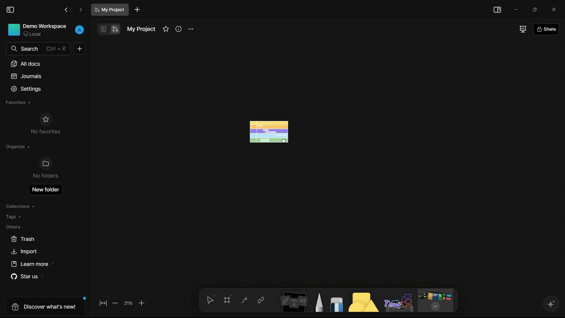 This screenshot has width=565, height=318. What do you see at coordinates (25, 76) in the screenshot?
I see `journals` at bounding box center [25, 76].